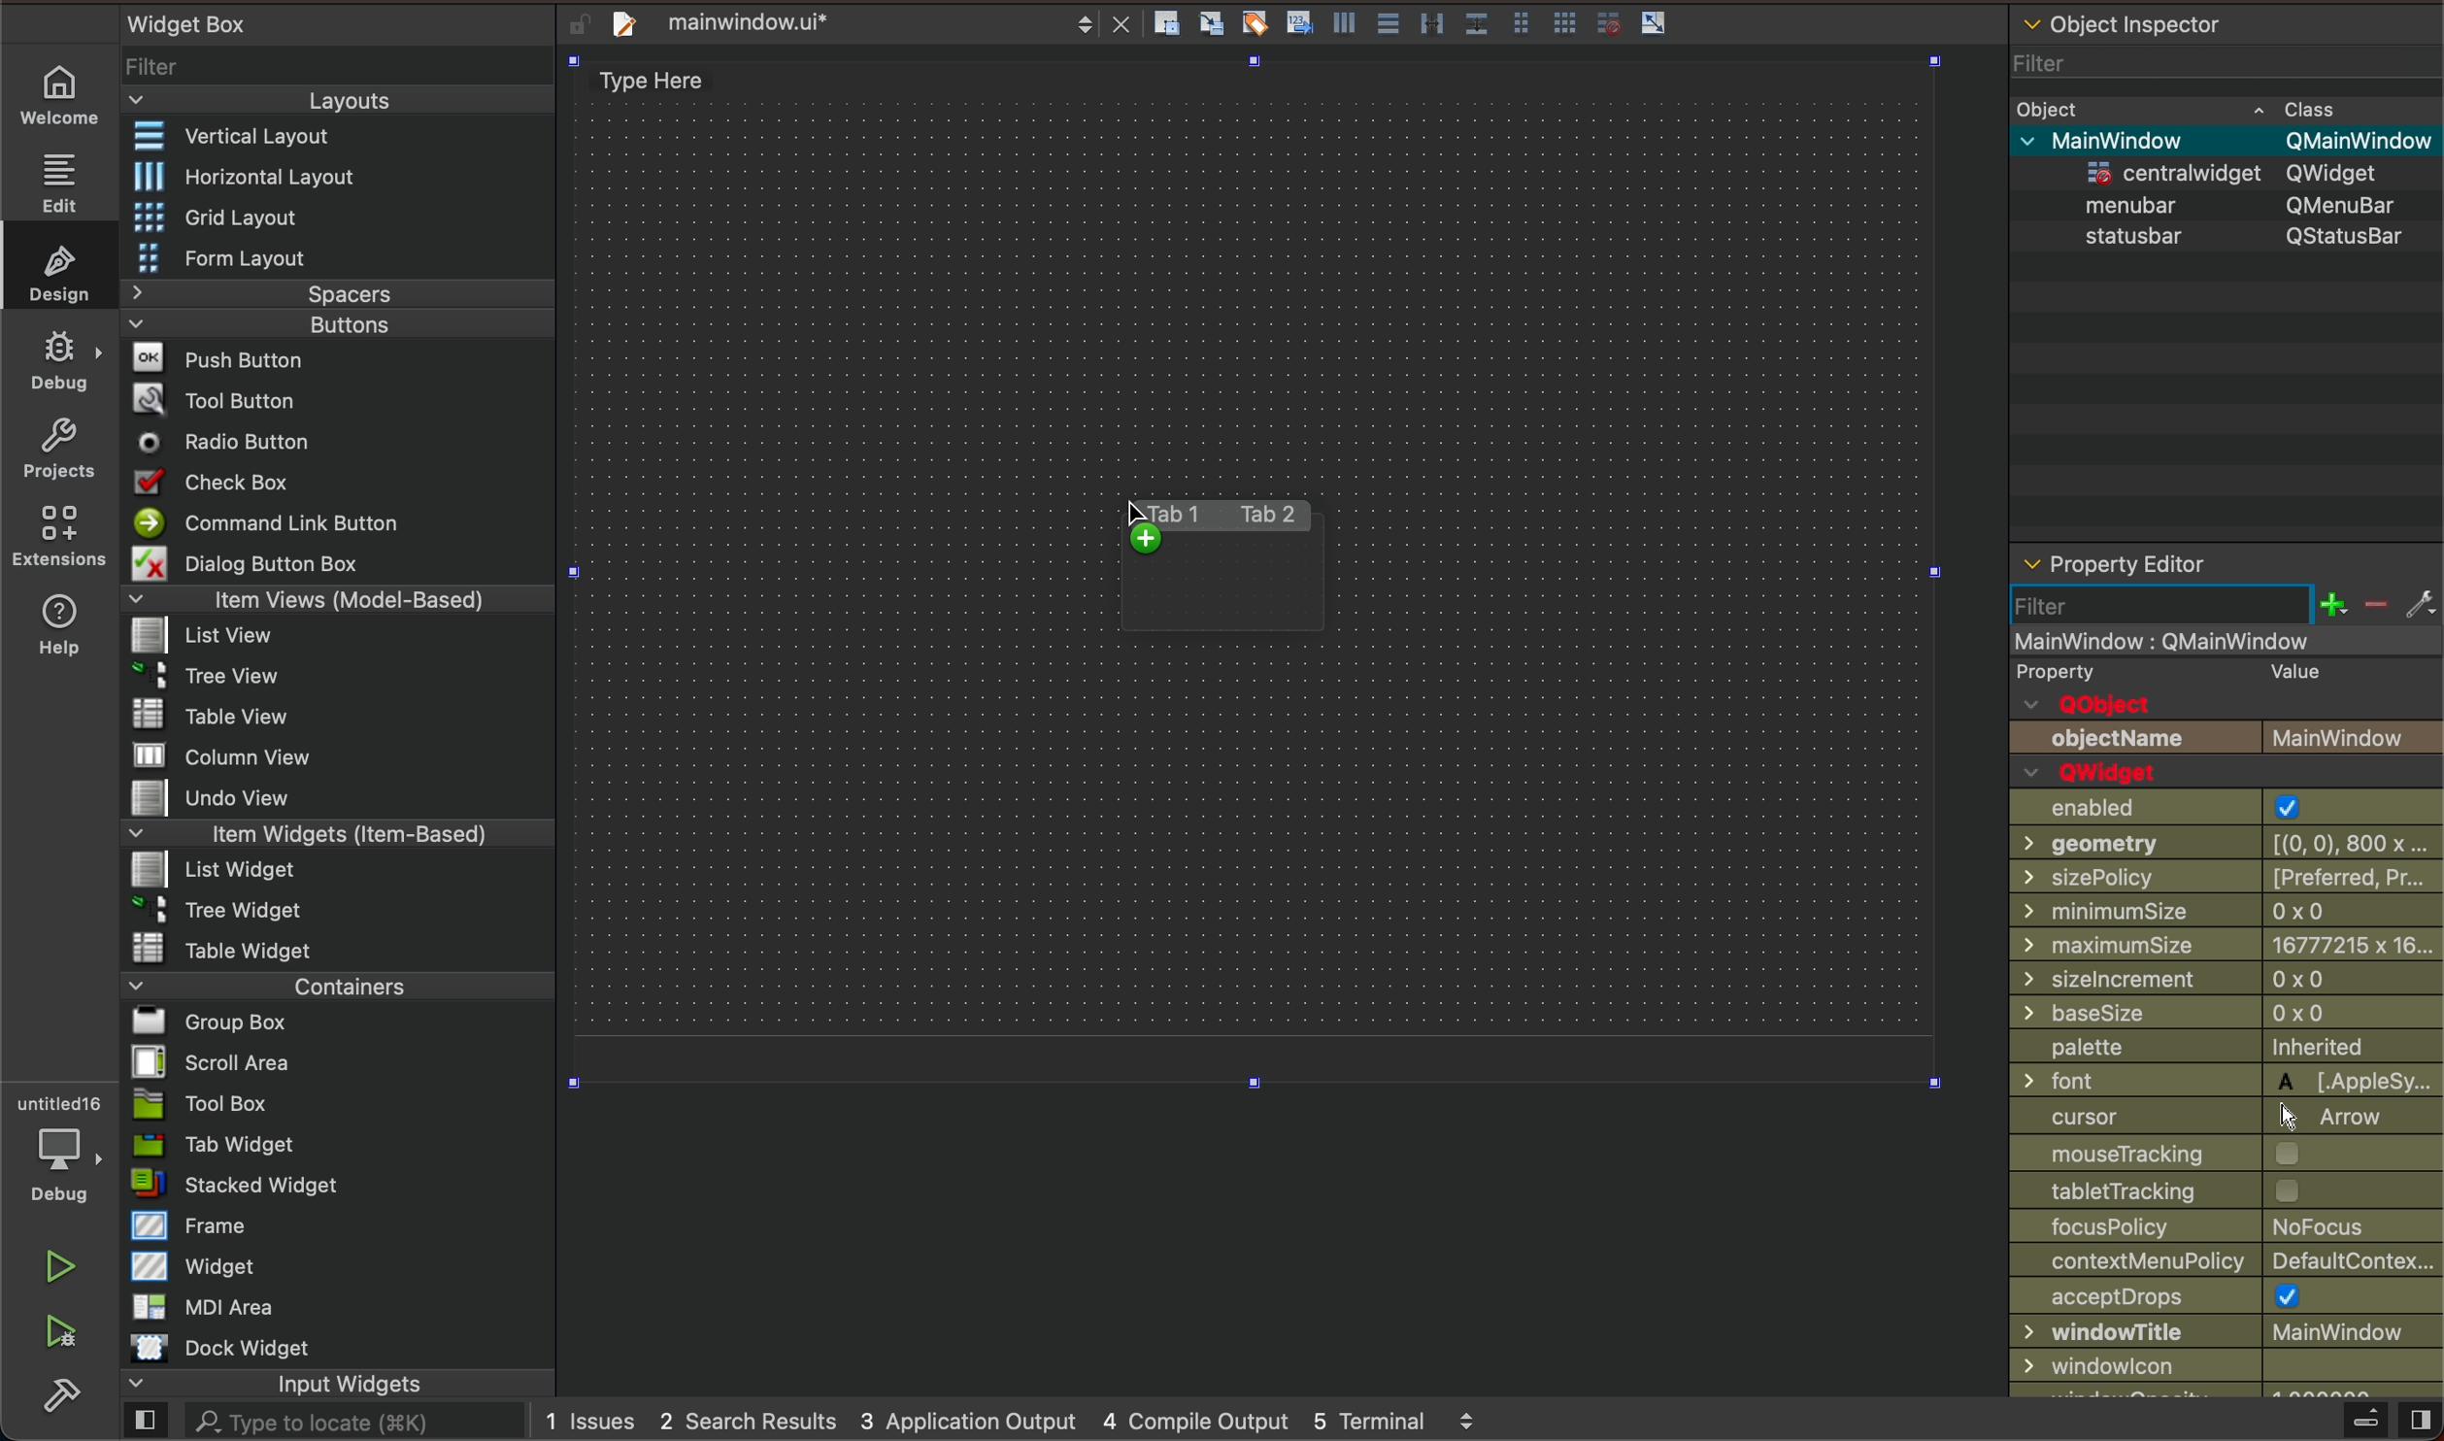 The height and width of the screenshot is (1441, 2444). What do you see at coordinates (210, 1017) in the screenshot?
I see `Bl Group Box` at bounding box center [210, 1017].